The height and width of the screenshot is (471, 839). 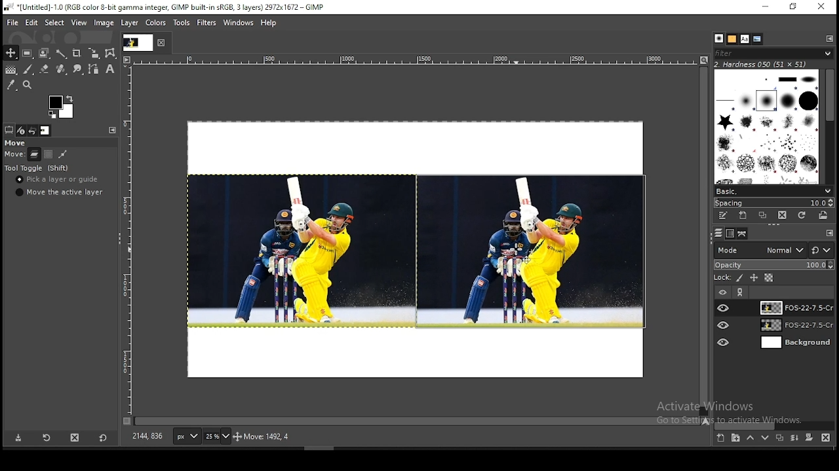 I want to click on blend mode, so click(x=773, y=250).